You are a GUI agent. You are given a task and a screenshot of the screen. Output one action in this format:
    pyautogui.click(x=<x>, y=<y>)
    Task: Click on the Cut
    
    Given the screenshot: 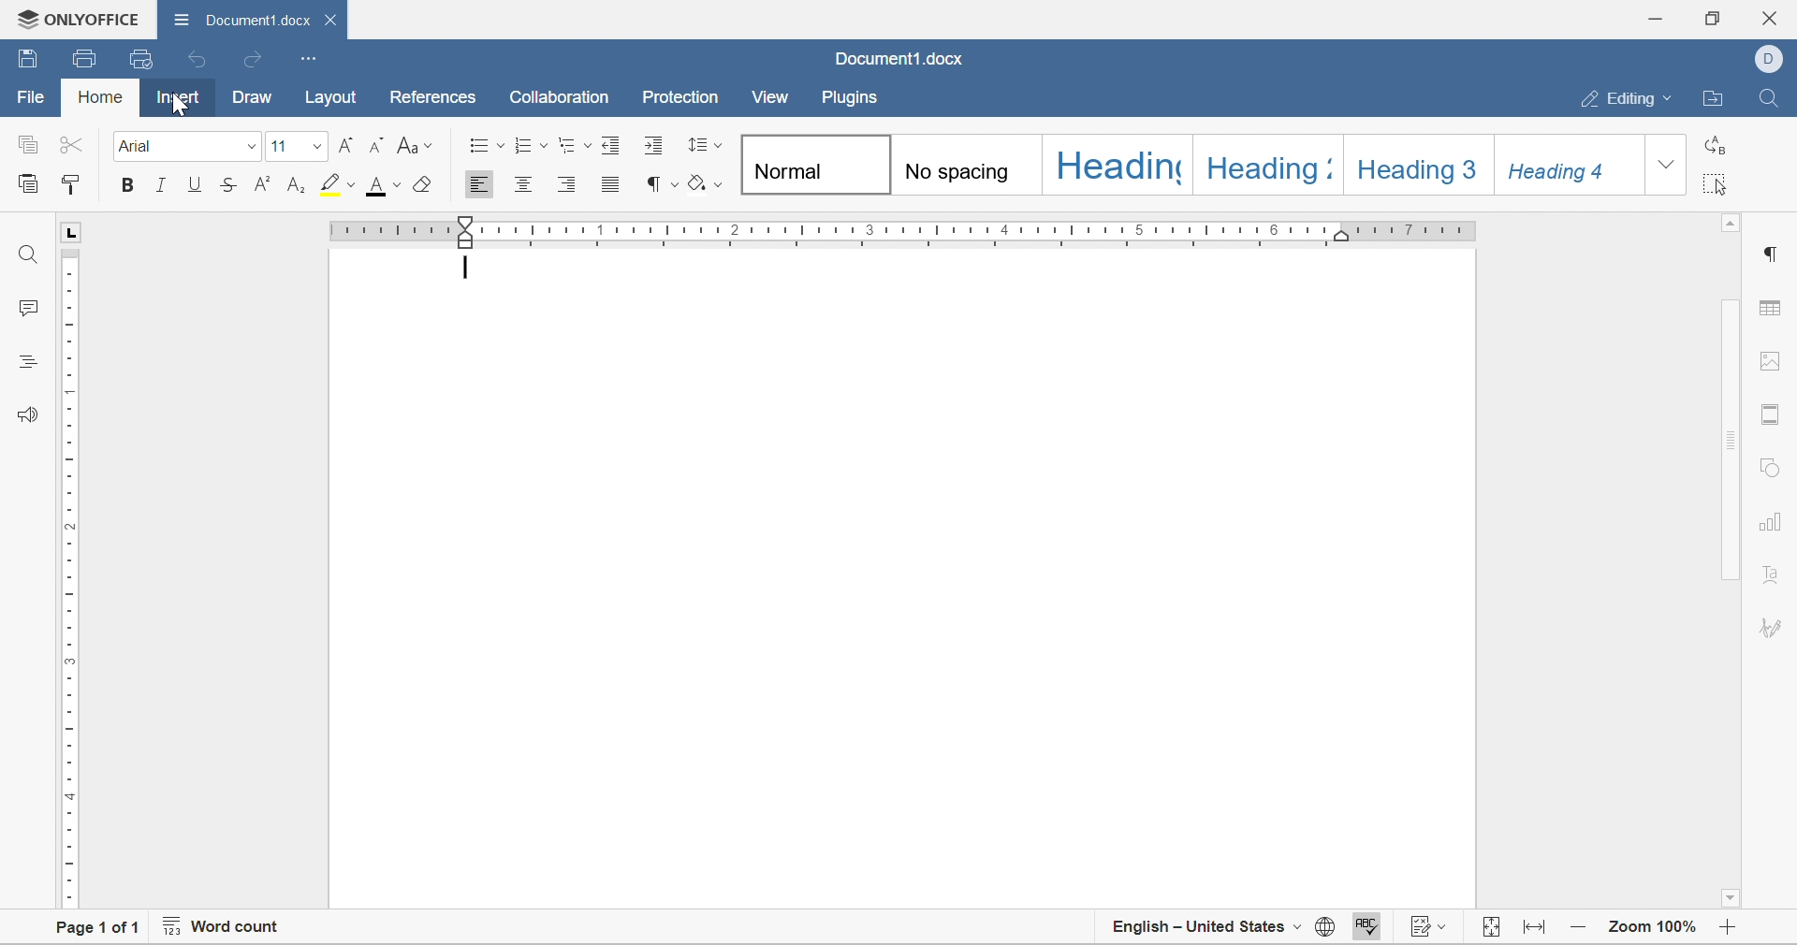 What is the action you would take?
    pyautogui.click(x=76, y=143)
    